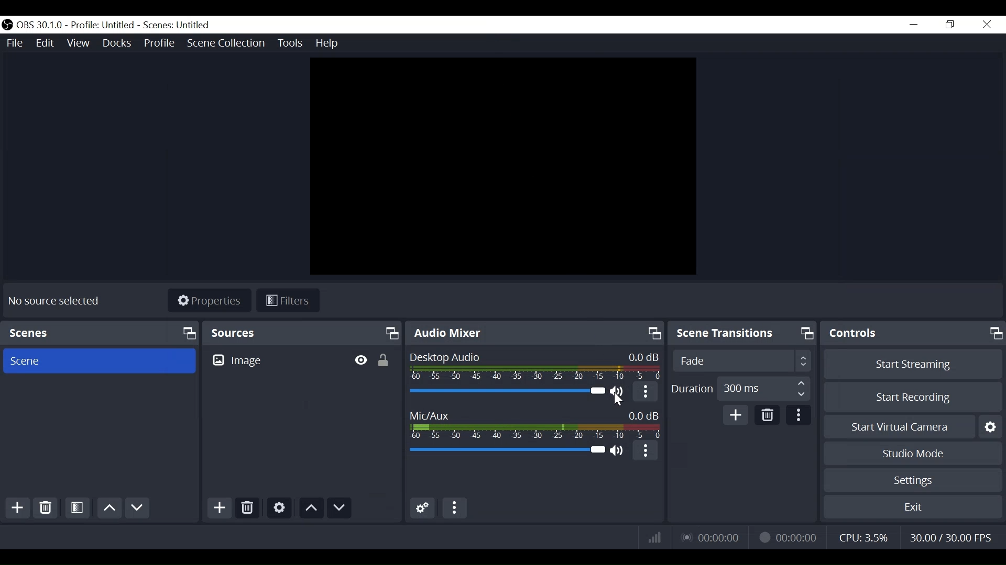 This screenshot has height=565, width=1006. What do you see at coordinates (989, 25) in the screenshot?
I see `Close` at bounding box center [989, 25].